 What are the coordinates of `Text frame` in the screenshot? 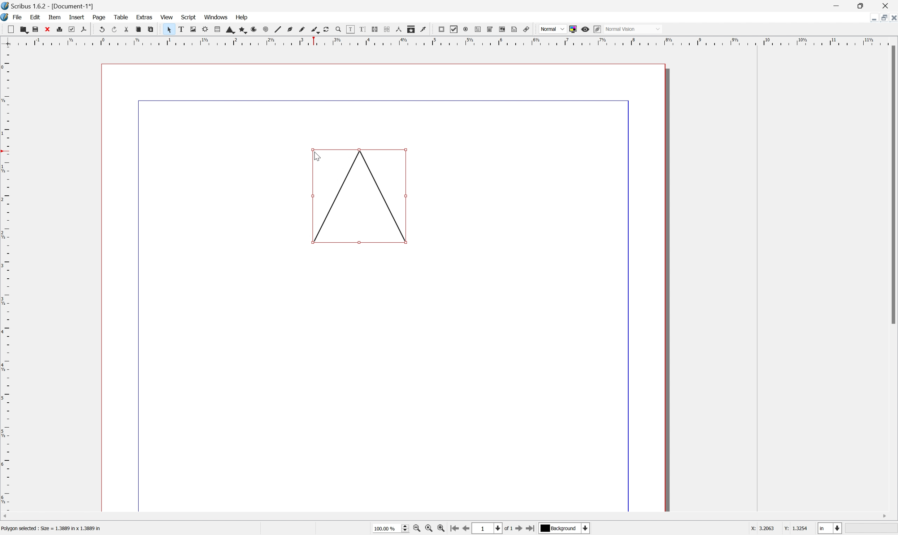 It's located at (182, 29).